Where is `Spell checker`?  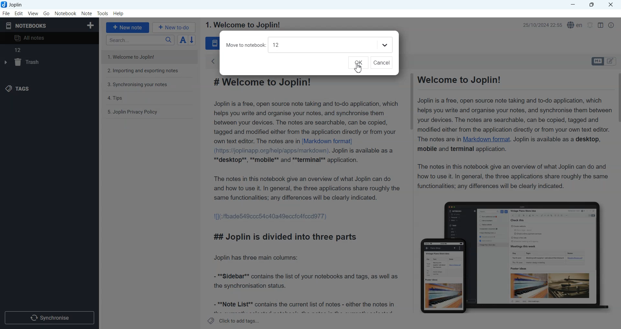
Spell checker is located at coordinates (575, 25).